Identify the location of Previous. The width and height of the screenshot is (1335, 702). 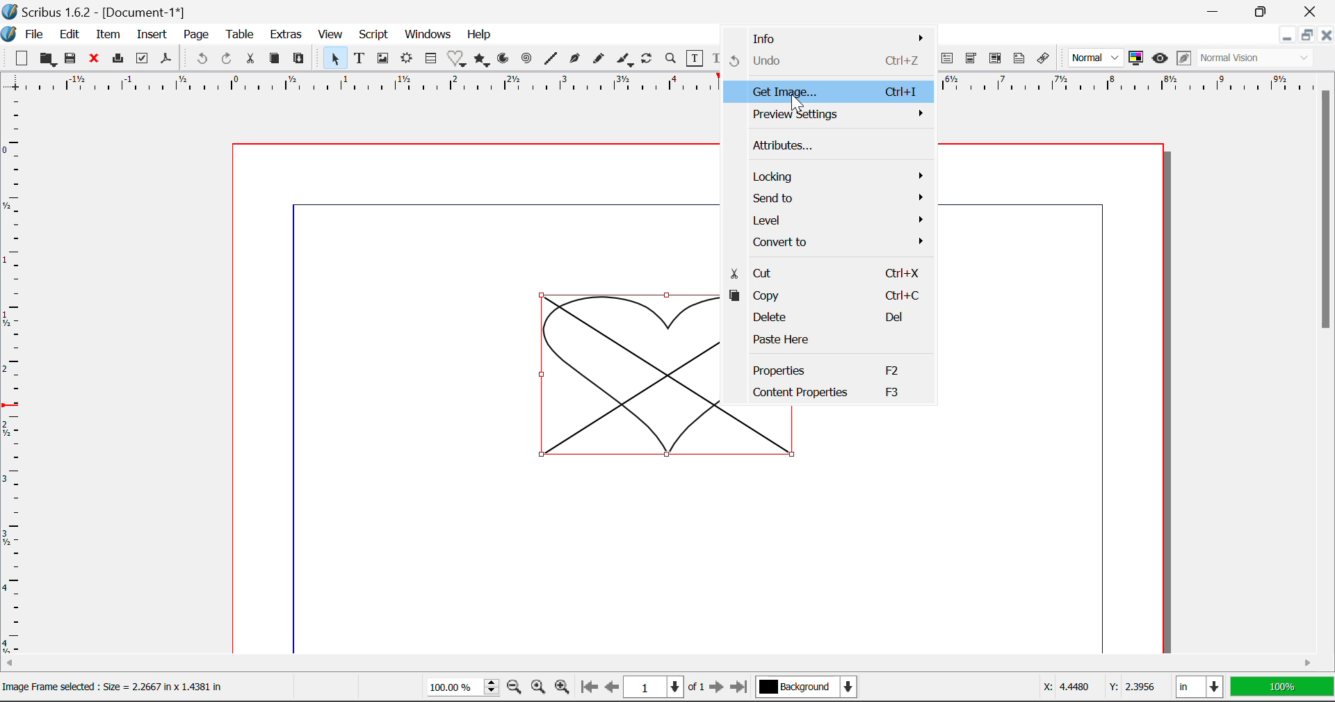
(613, 688).